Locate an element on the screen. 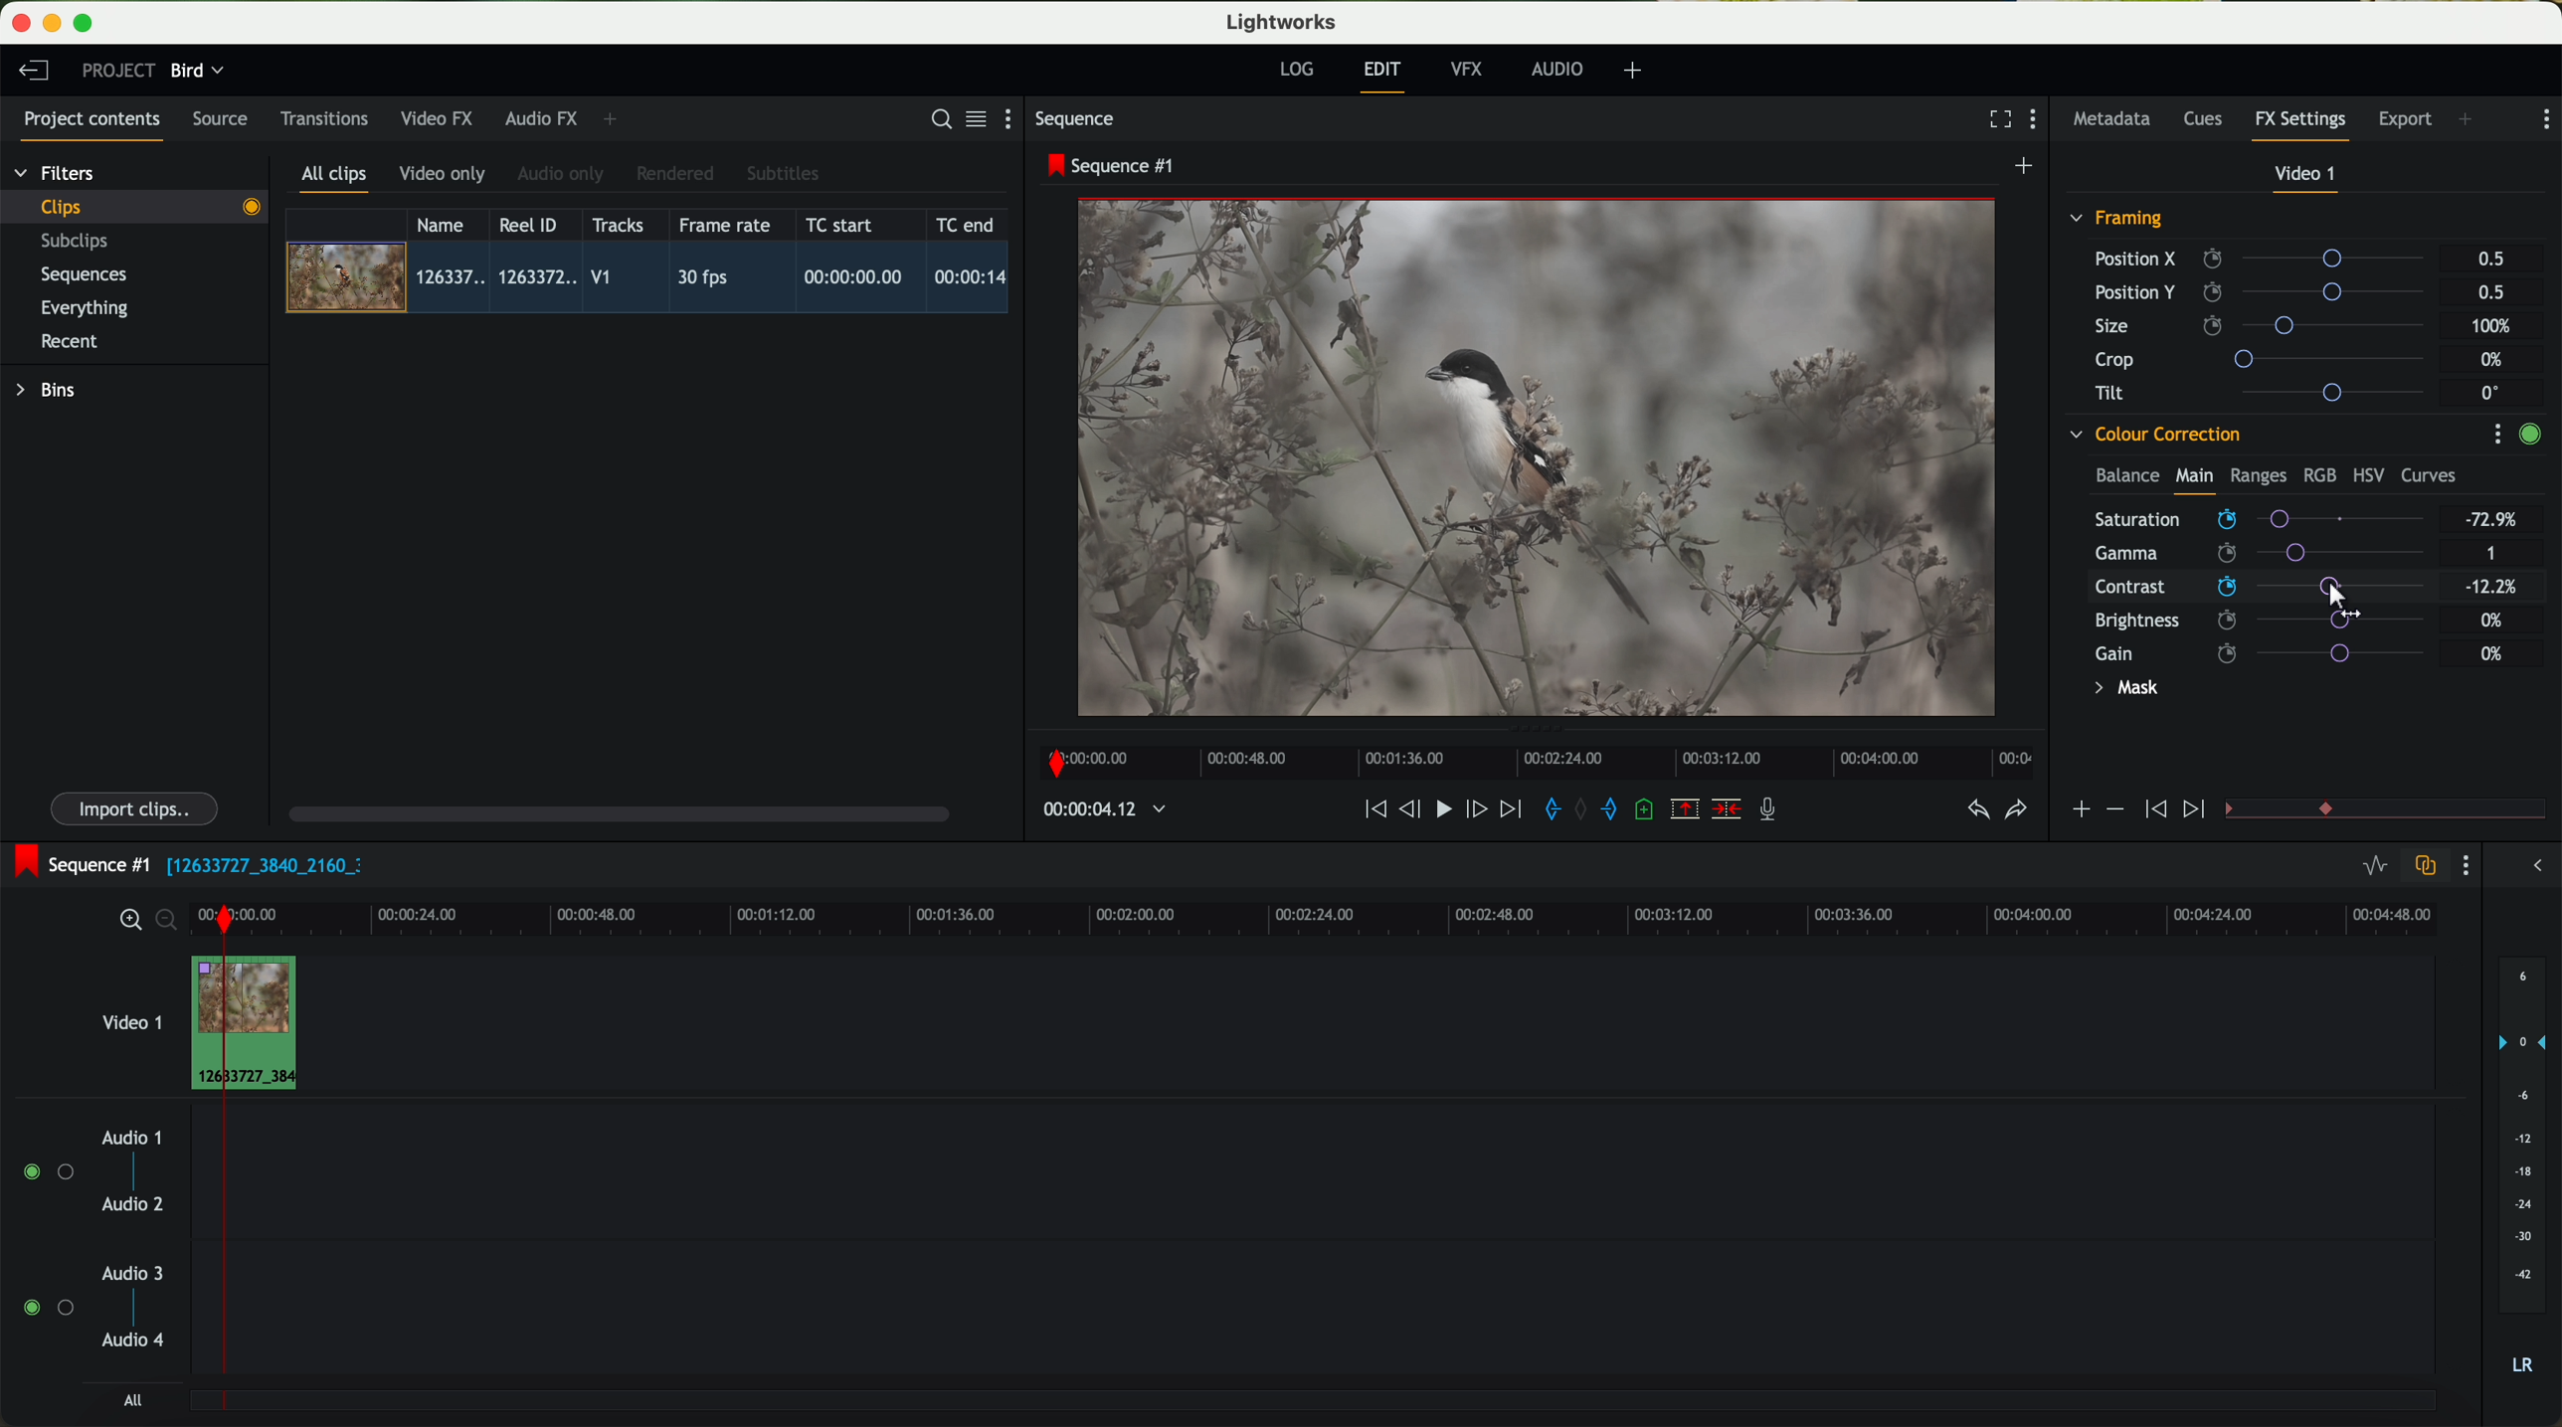 The height and width of the screenshot is (1427, 2562). sequence is located at coordinates (1075, 119).